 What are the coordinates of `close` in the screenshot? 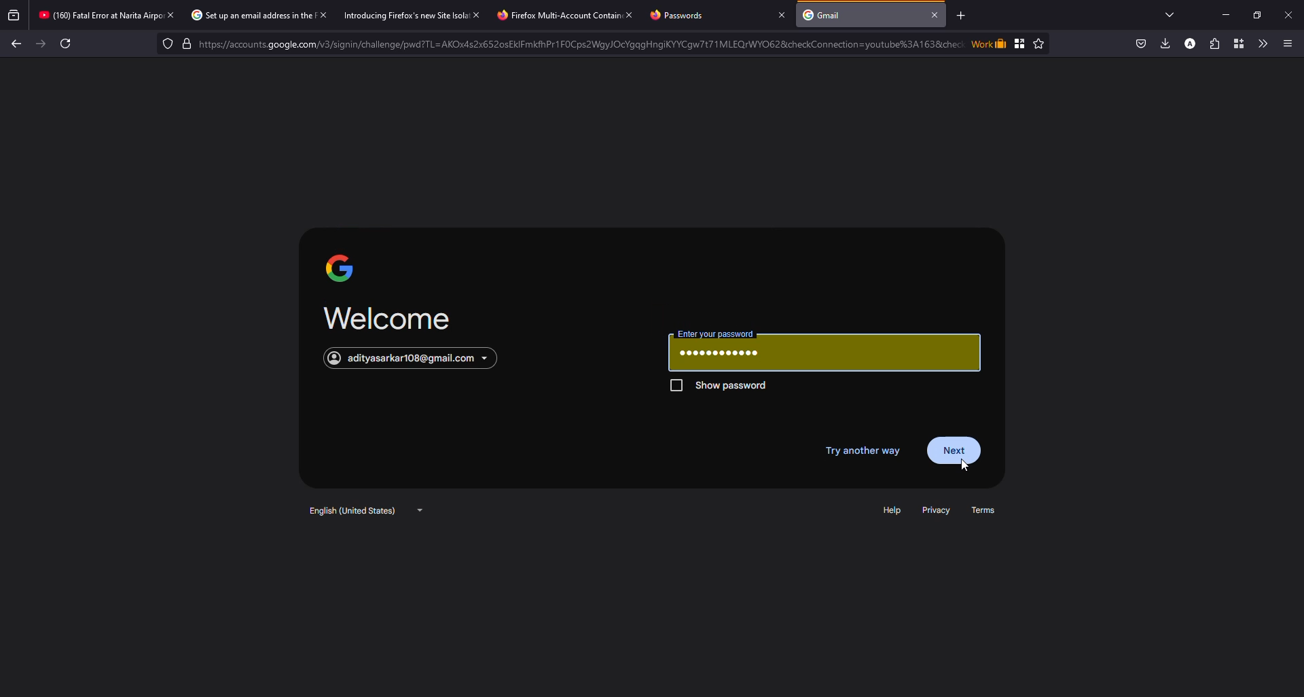 It's located at (325, 15).